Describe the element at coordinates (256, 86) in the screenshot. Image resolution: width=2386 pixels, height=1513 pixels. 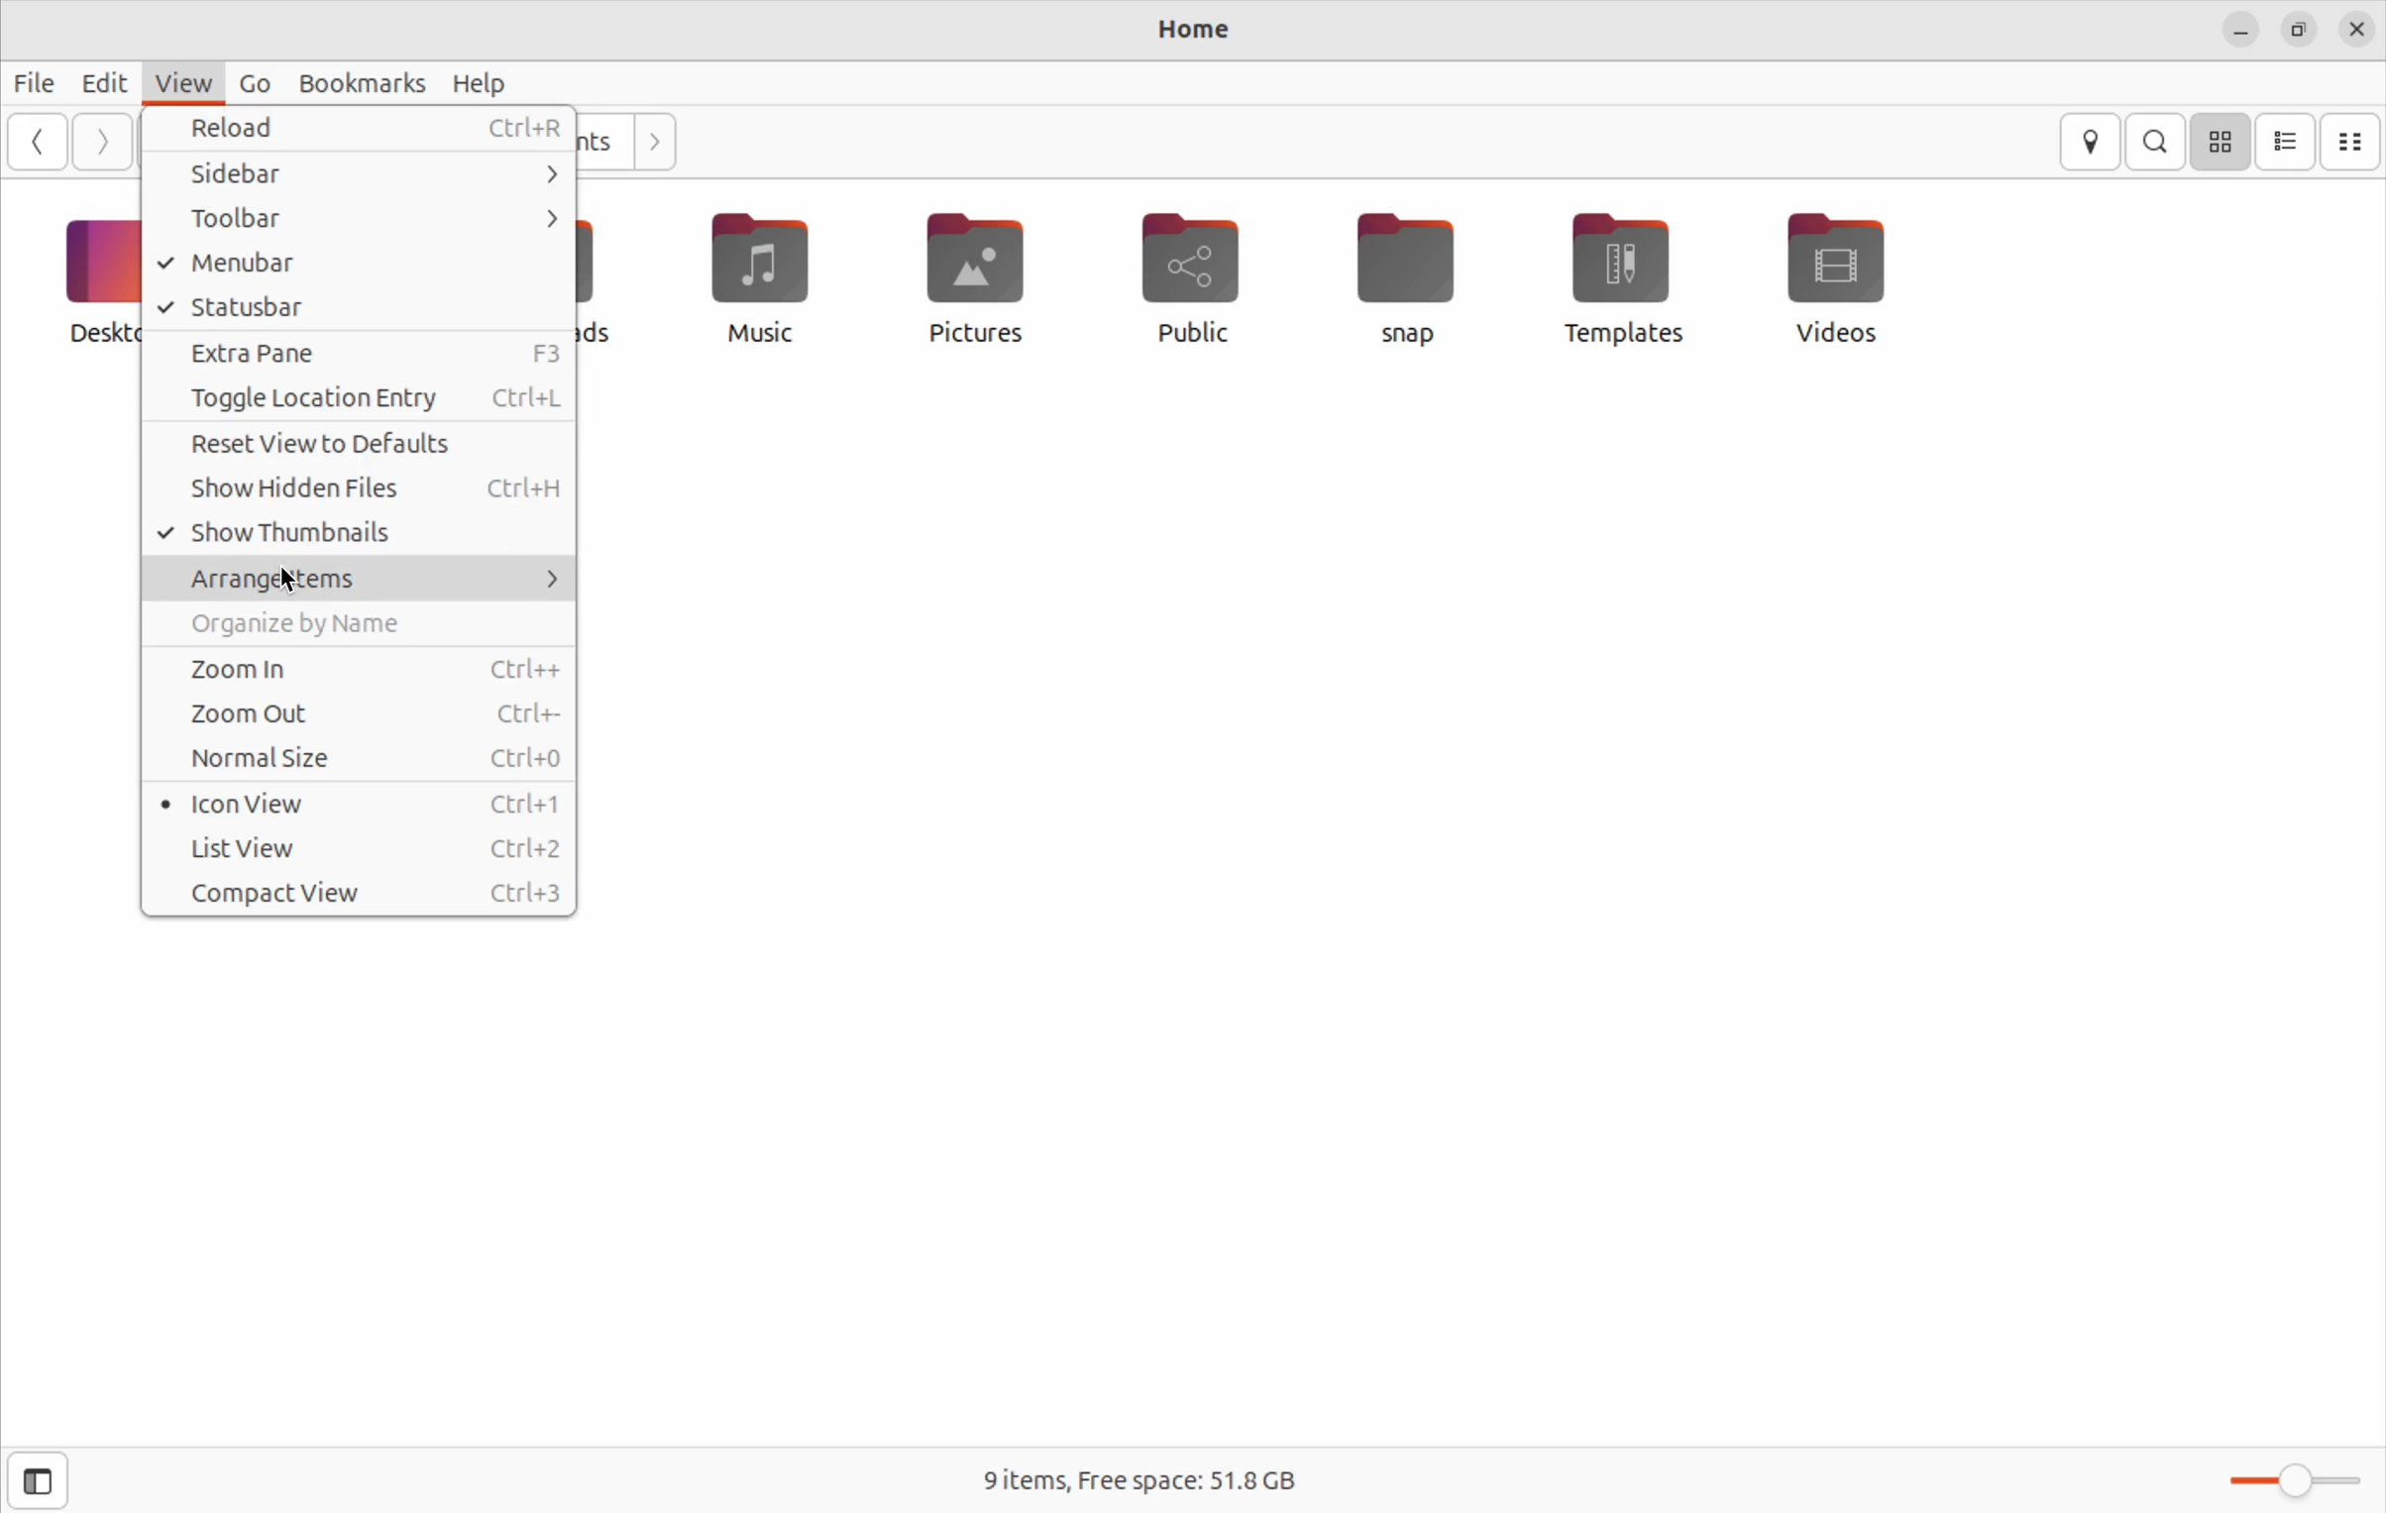
I see `Go` at that location.